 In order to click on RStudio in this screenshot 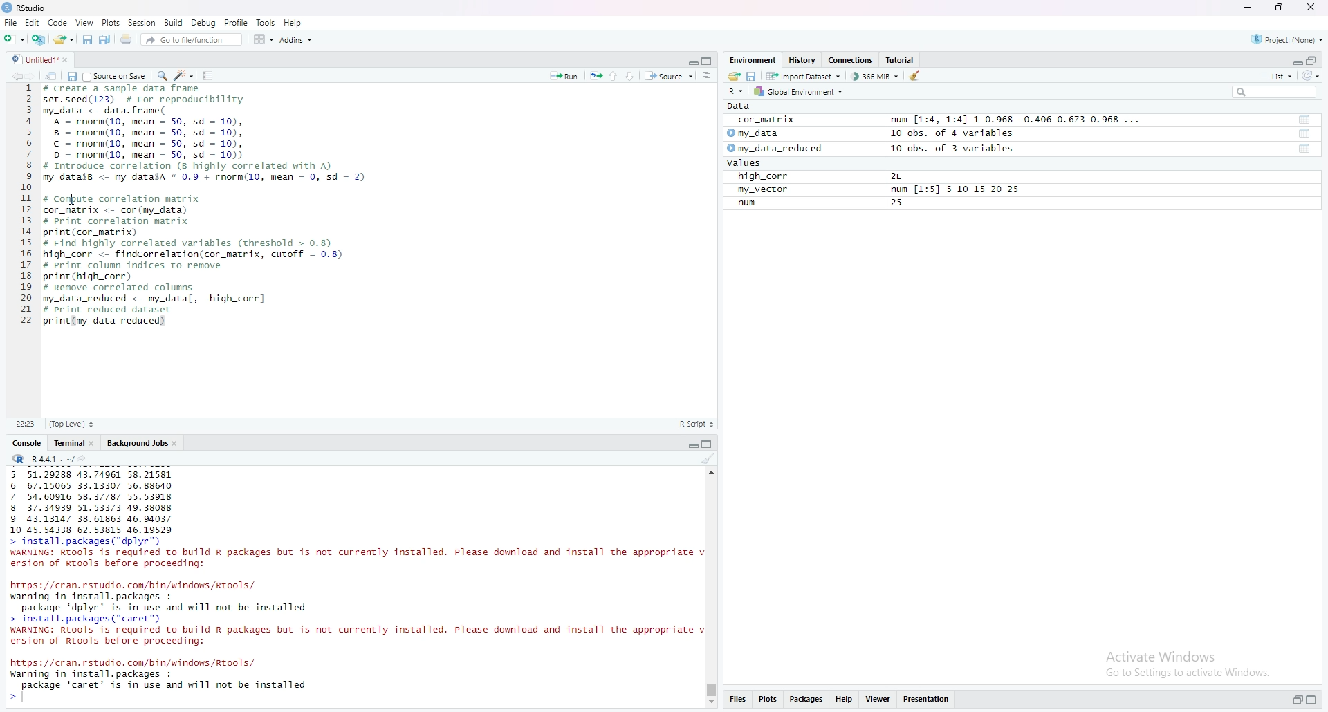, I will do `click(33, 8)`.